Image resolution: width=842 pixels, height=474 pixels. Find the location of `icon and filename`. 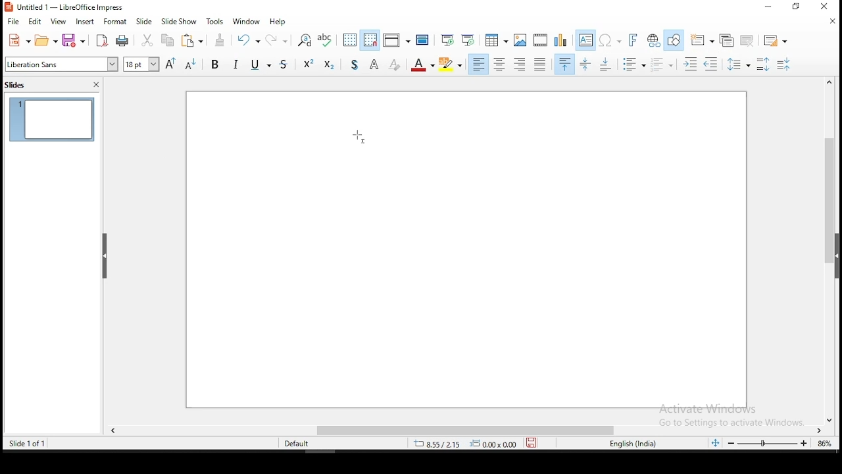

icon and filename is located at coordinates (68, 8).